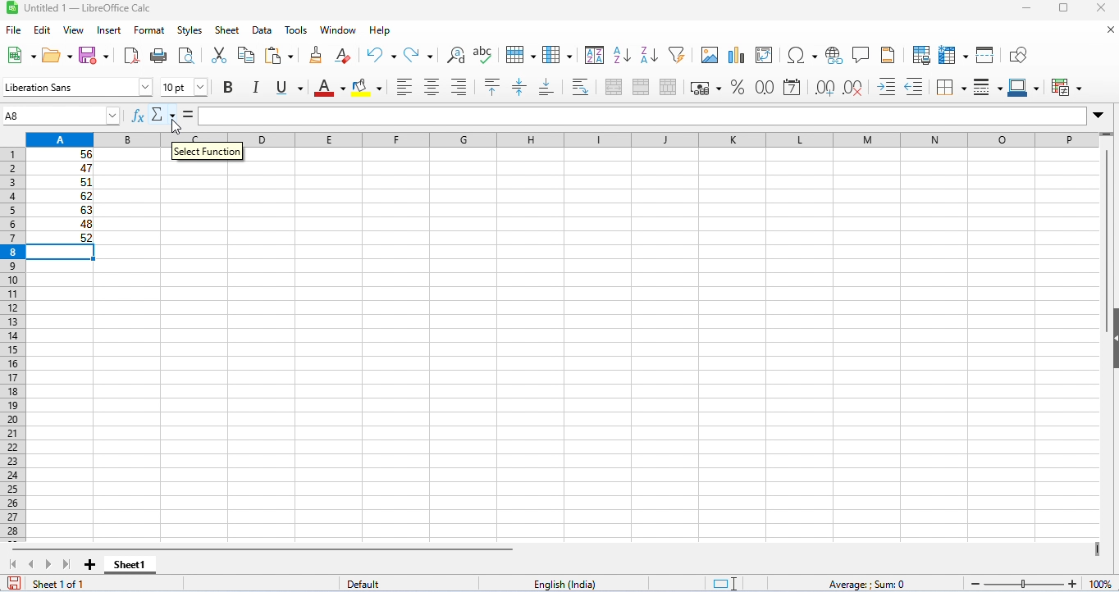  Describe the element at coordinates (404, 87) in the screenshot. I see `align left` at that location.